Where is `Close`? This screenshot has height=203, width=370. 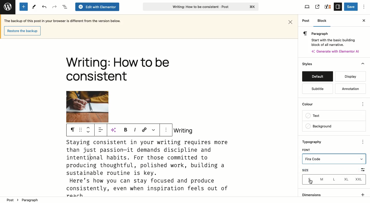
Close is located at coordinates (363, 21).